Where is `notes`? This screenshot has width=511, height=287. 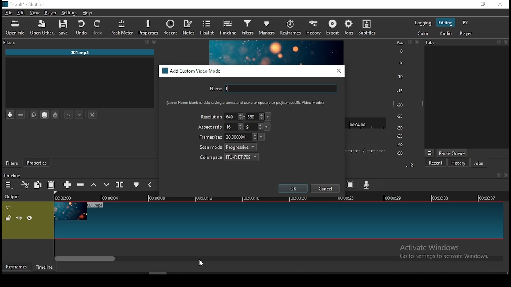 notes is located at coordinates (188, 28).